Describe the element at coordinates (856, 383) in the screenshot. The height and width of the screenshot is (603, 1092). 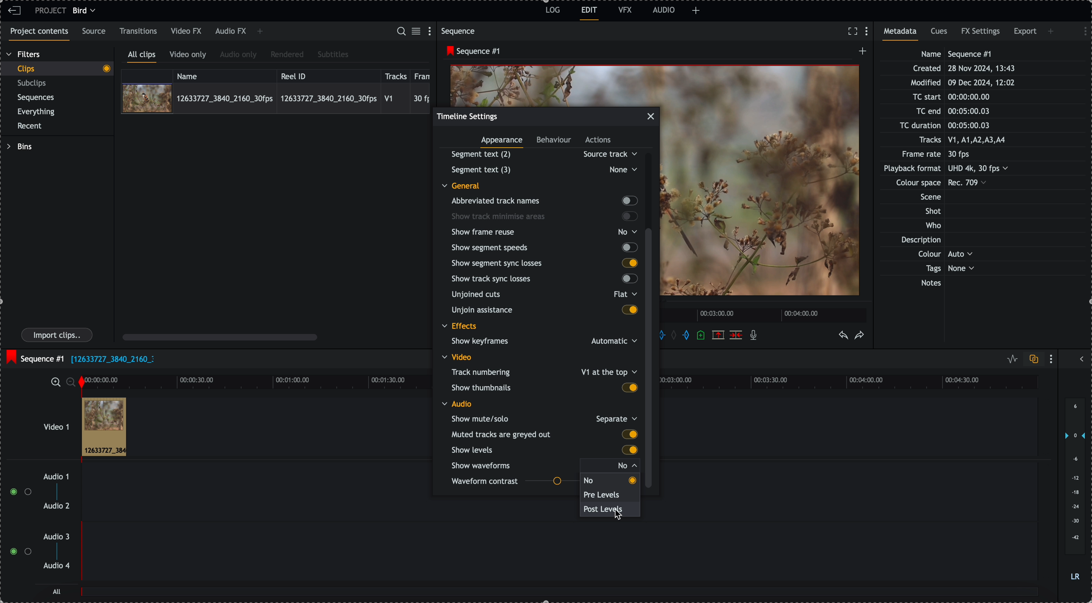
I see `timeline` at that location.